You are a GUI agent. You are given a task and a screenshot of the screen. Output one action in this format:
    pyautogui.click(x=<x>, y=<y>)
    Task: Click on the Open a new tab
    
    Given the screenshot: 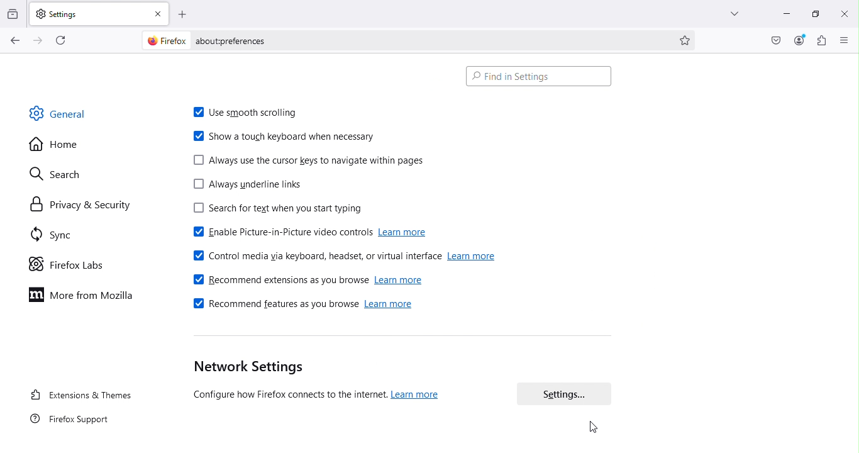 What is the action you would take?
    pyautogui.click(x=183, y=13)
    